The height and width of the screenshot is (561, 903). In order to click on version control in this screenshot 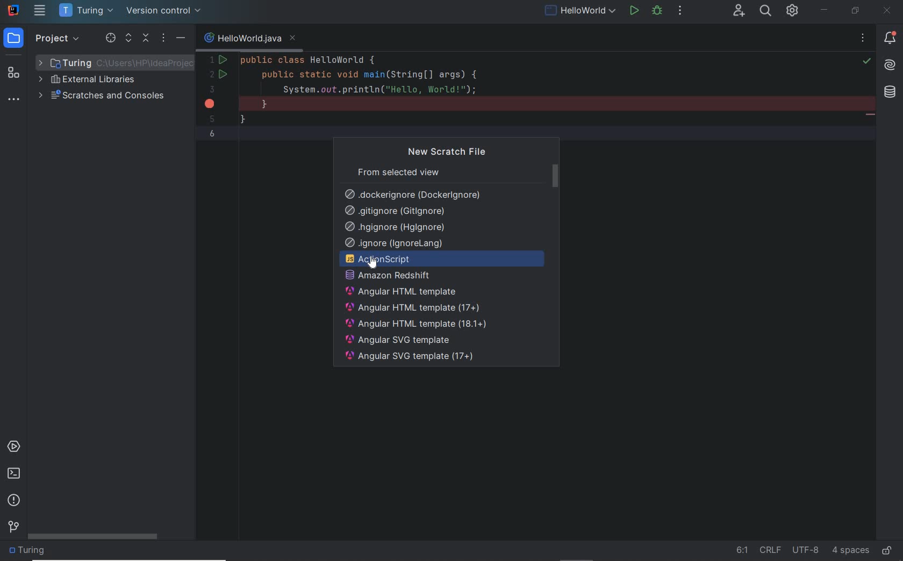, I will do `click(165, 12)`.